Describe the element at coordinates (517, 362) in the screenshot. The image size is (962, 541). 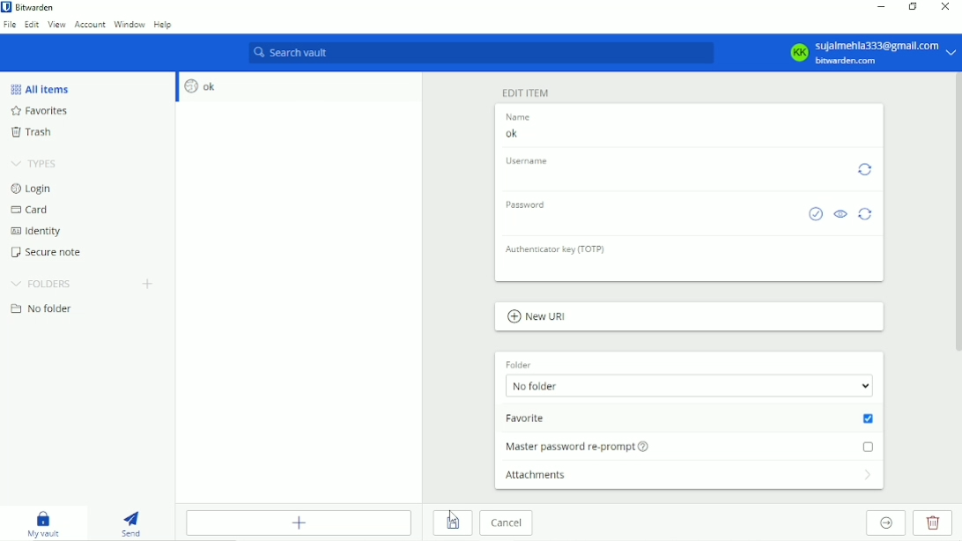
I see `Folder` at that location.